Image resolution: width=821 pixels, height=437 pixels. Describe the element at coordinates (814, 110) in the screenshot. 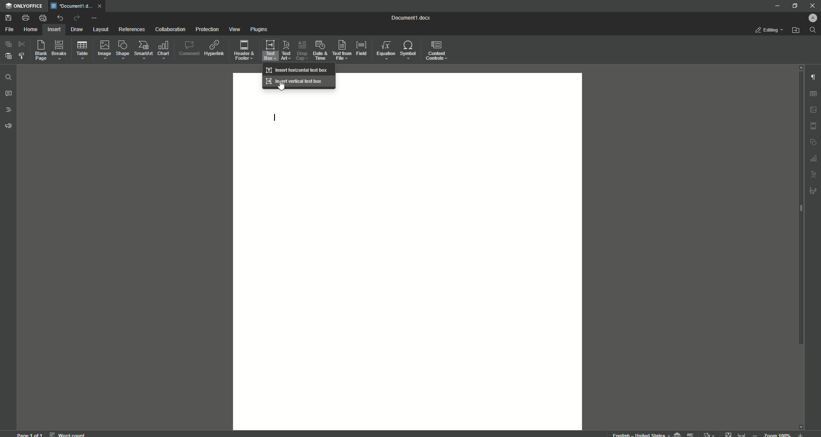

I see `image` at that location.